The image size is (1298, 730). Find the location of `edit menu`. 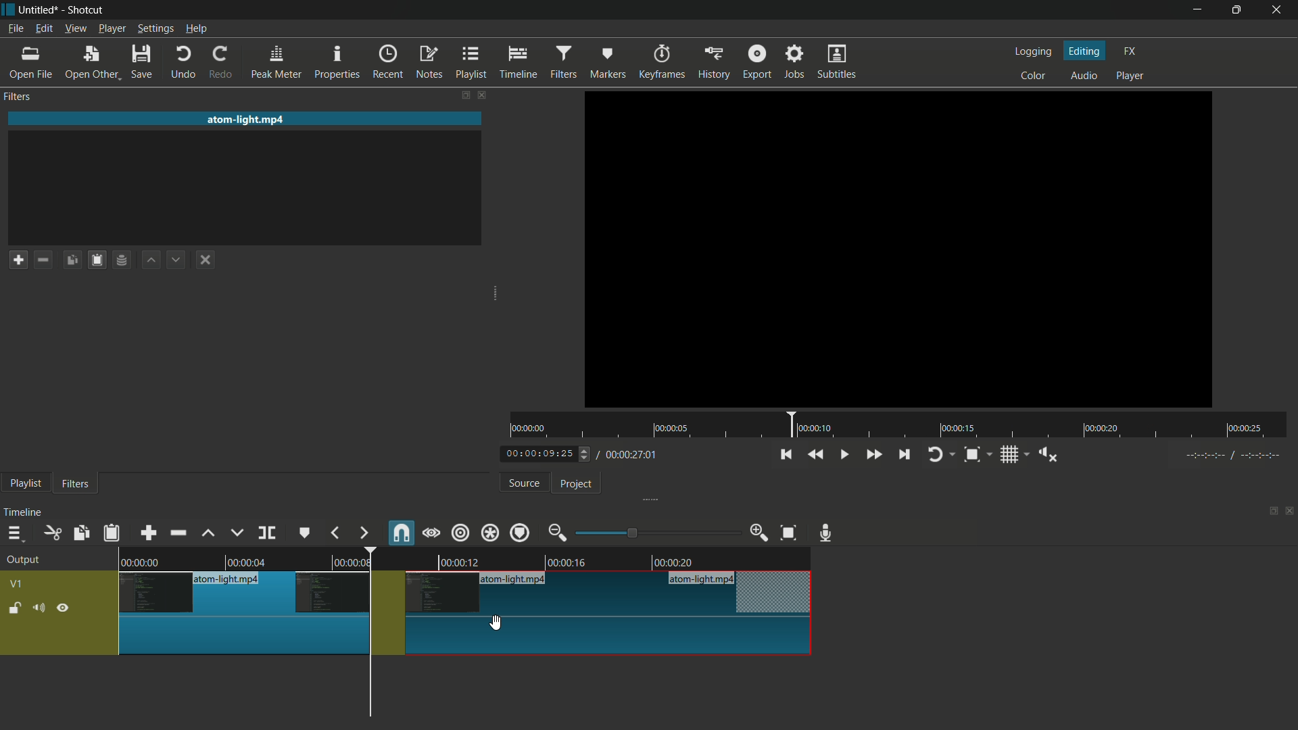

edit menu is located at coordinates (43, 29).